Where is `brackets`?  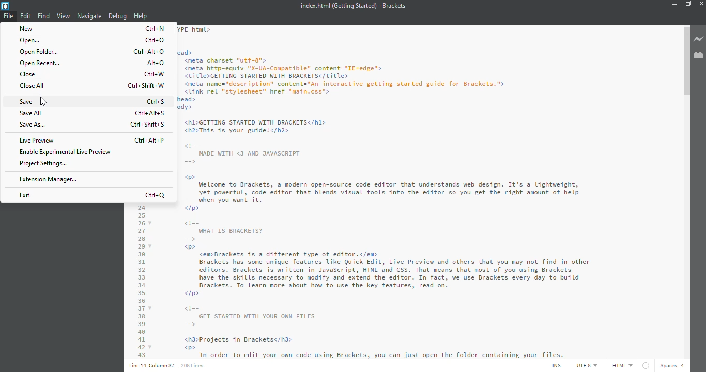
brackets is located at coordinates (5, 6).